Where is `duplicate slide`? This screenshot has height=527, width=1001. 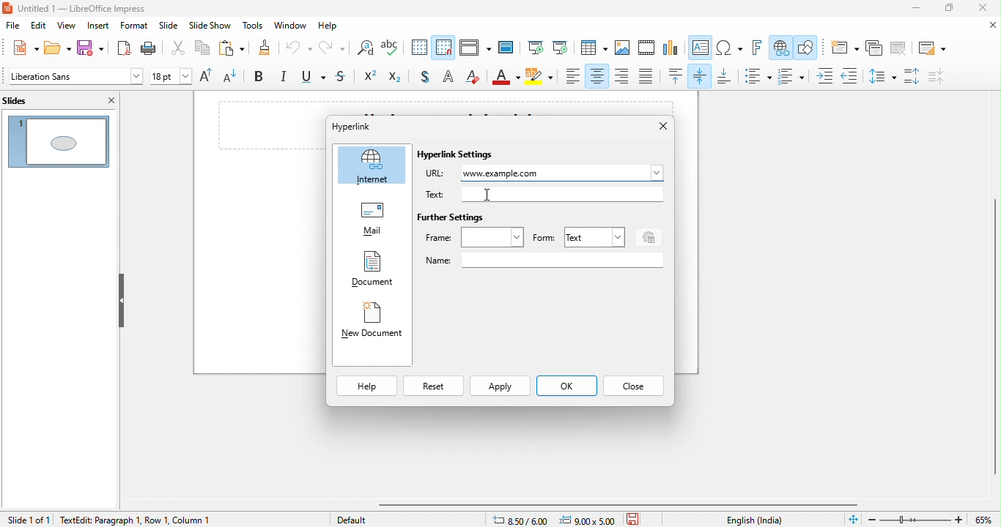 duplicate slide is located at coordinates (874, 48).